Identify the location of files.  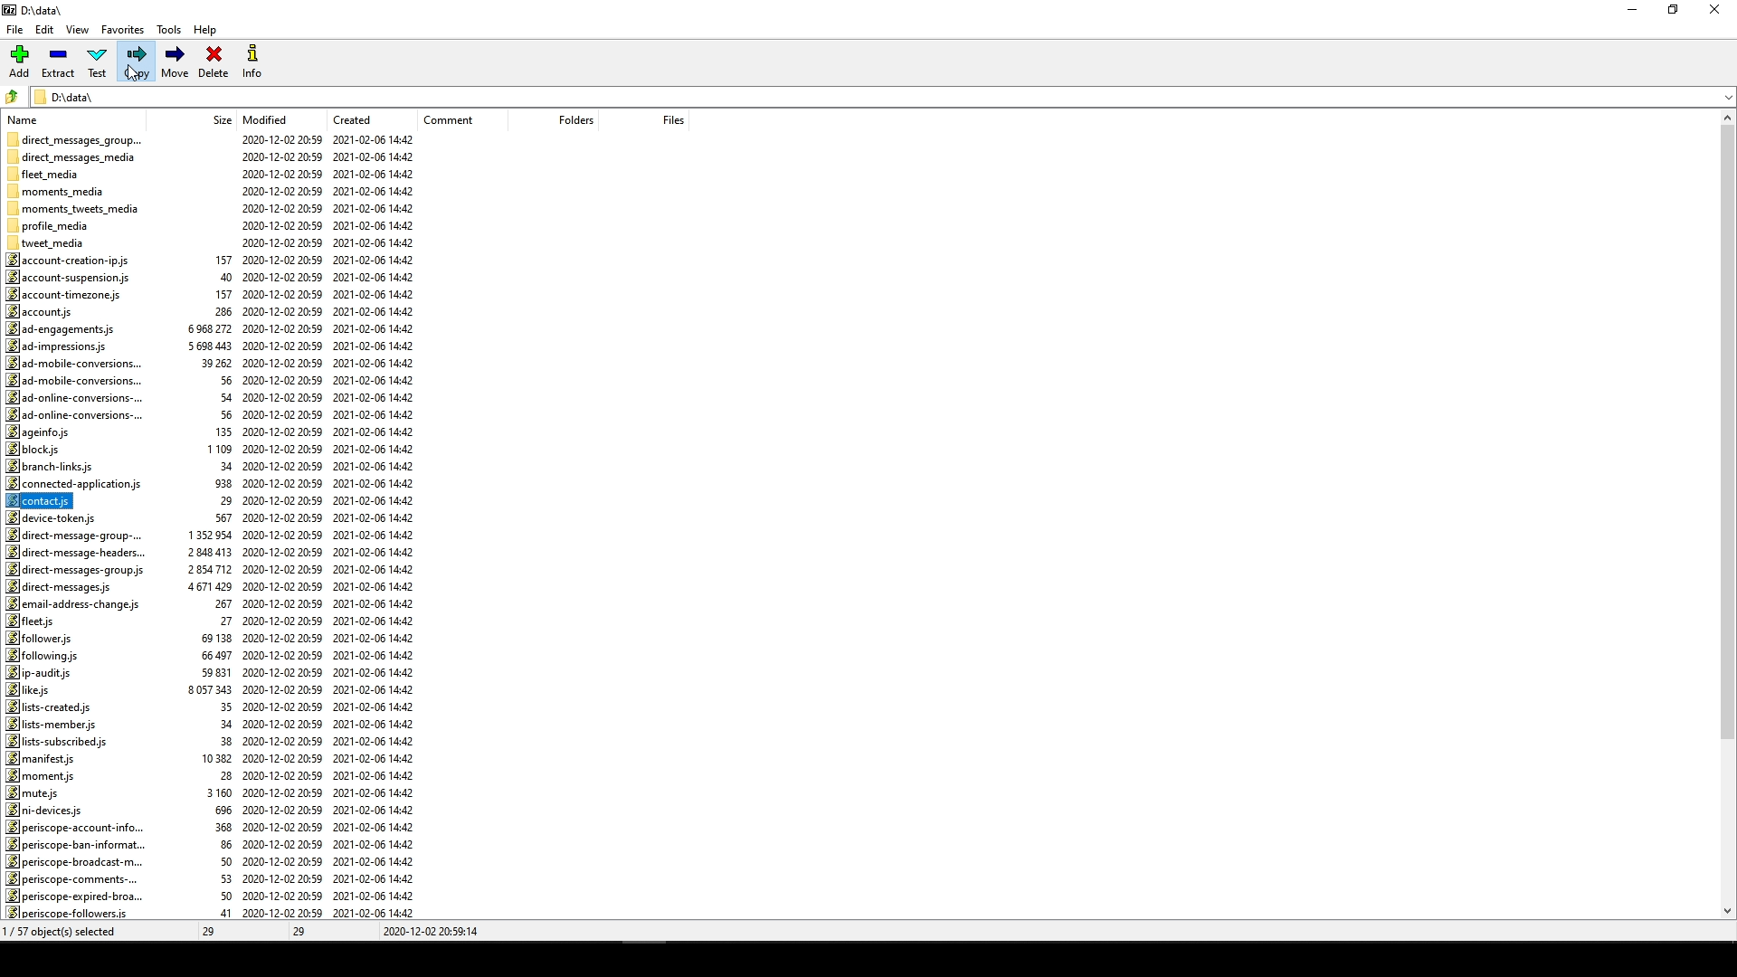
(661, 119).